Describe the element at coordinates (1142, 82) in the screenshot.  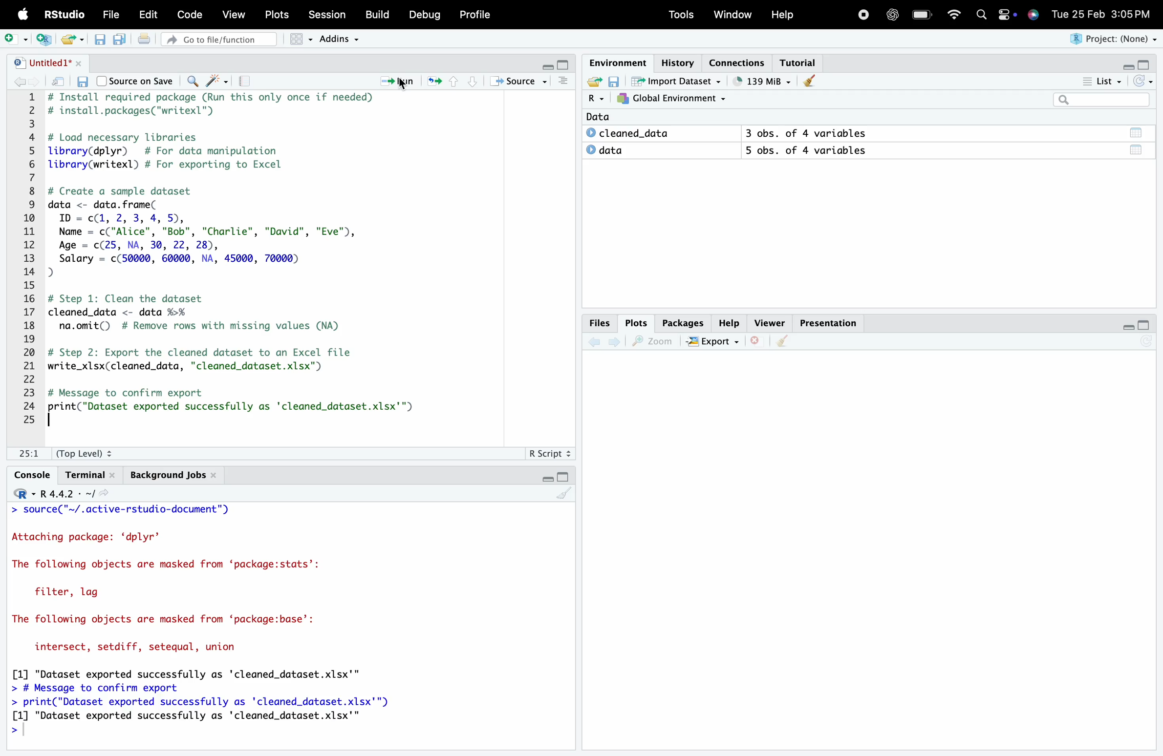
I see `Refresh the list of objects in the environment` at that location.